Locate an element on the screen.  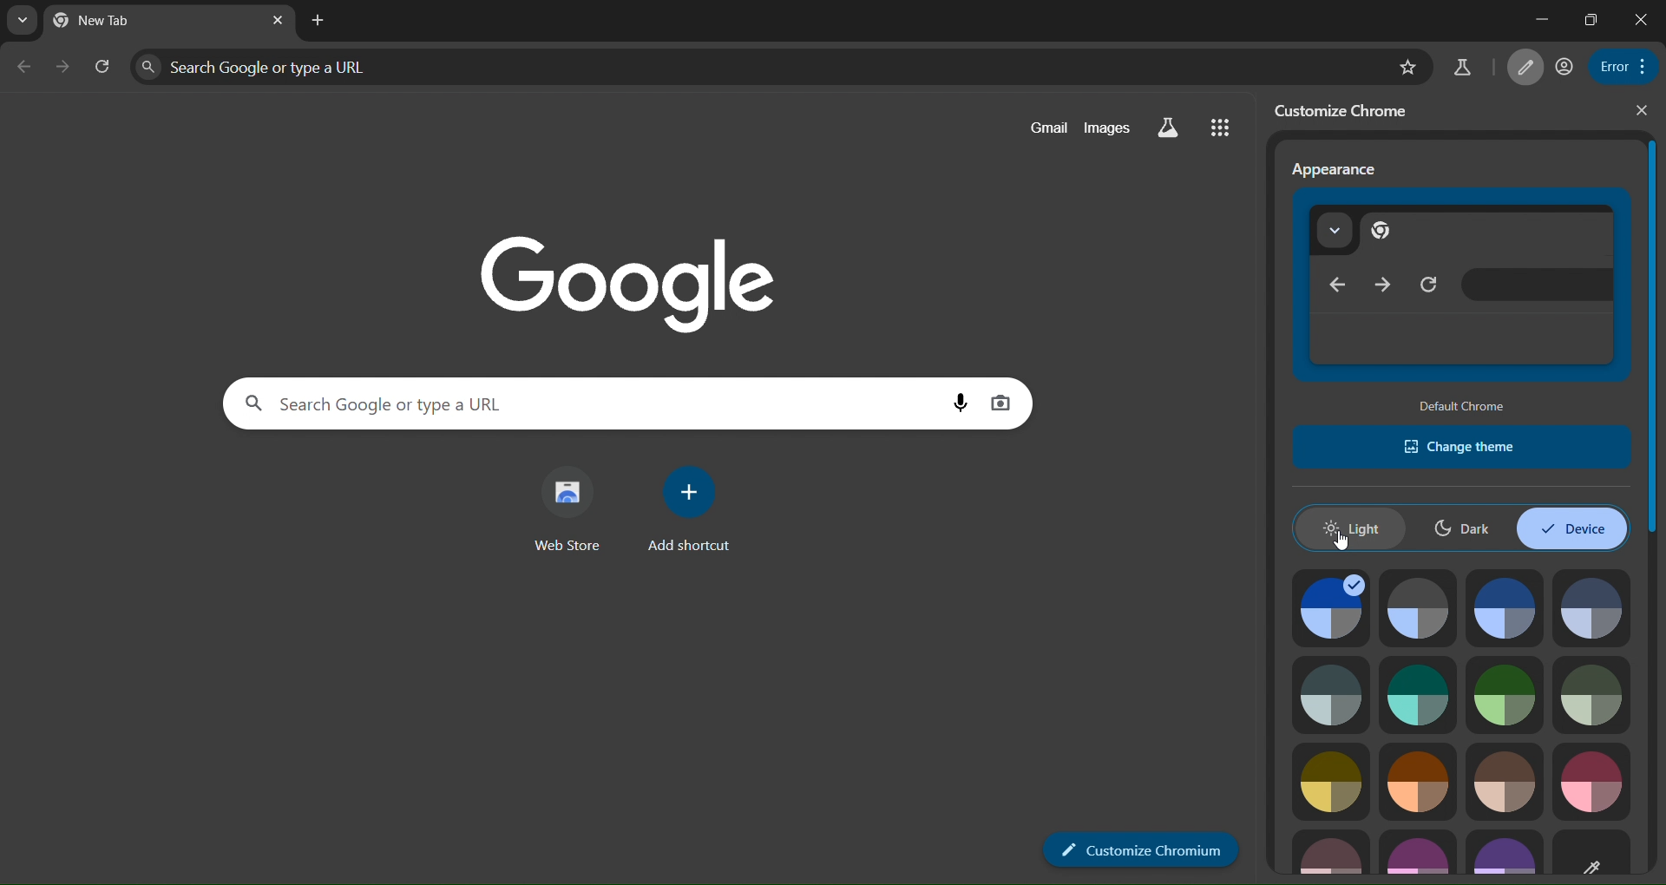
search tabs is located at coordinates (22, 20).